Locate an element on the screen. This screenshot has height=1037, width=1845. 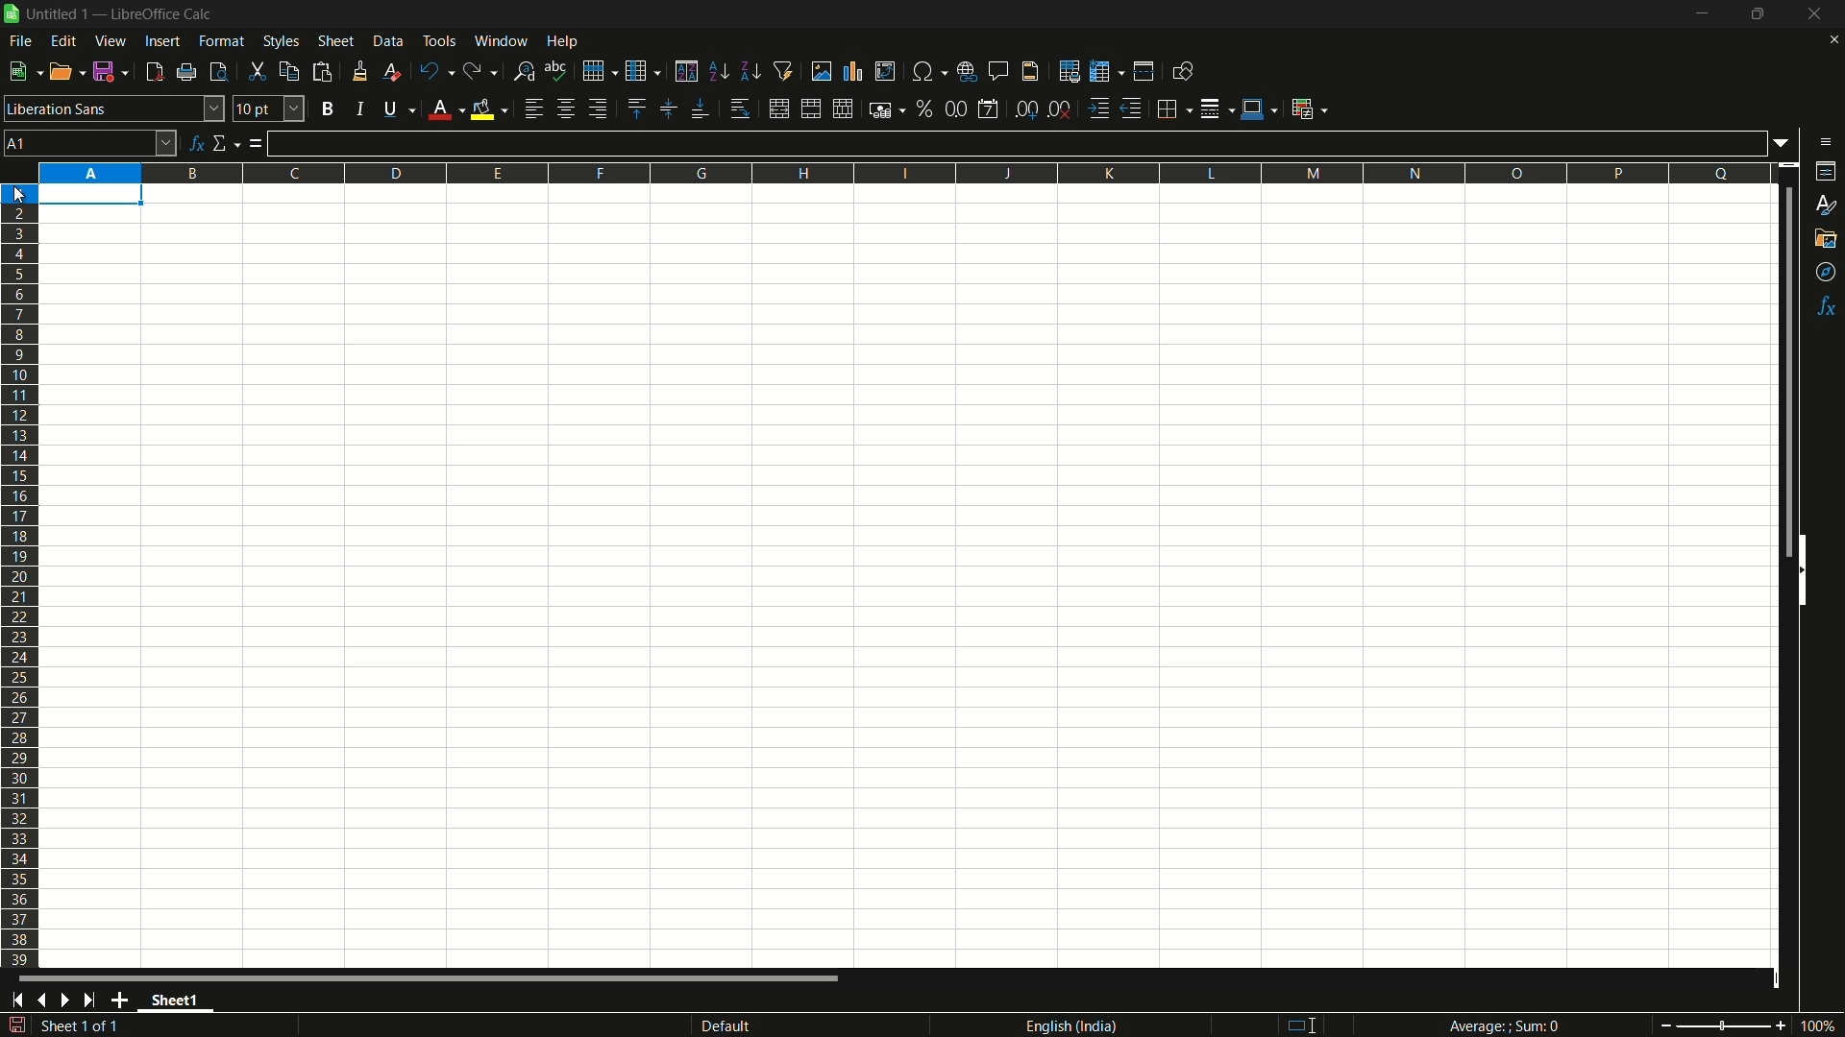
language english(india) is located at coordinates (1066, 1025).